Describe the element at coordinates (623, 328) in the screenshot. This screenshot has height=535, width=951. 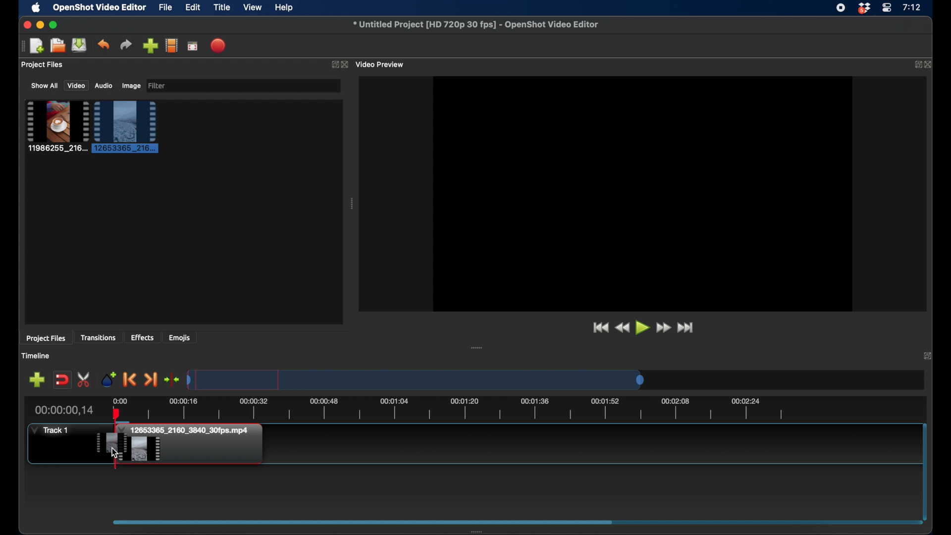
I see `rewind` at that location.